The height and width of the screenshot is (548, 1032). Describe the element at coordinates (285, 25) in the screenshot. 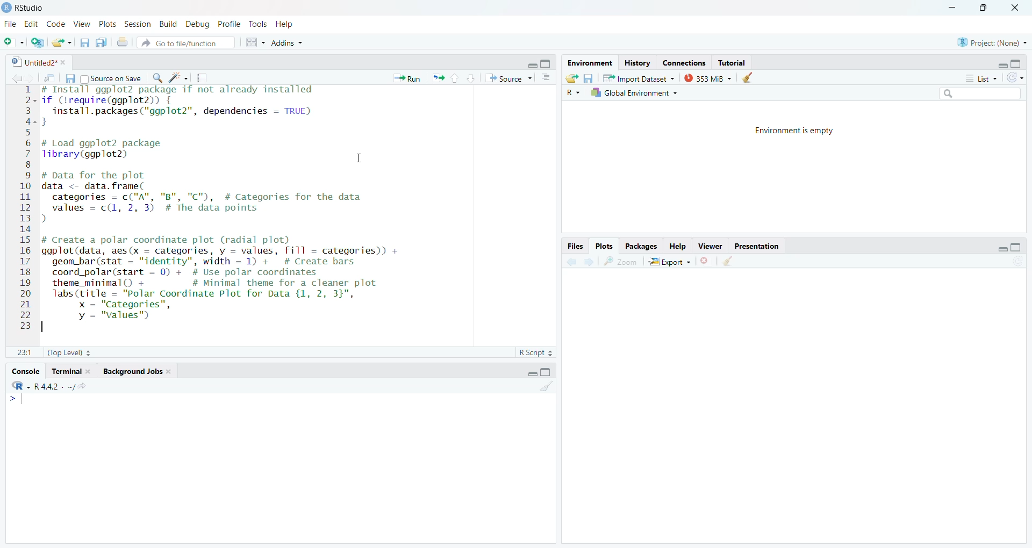

I see `Help` at that location.